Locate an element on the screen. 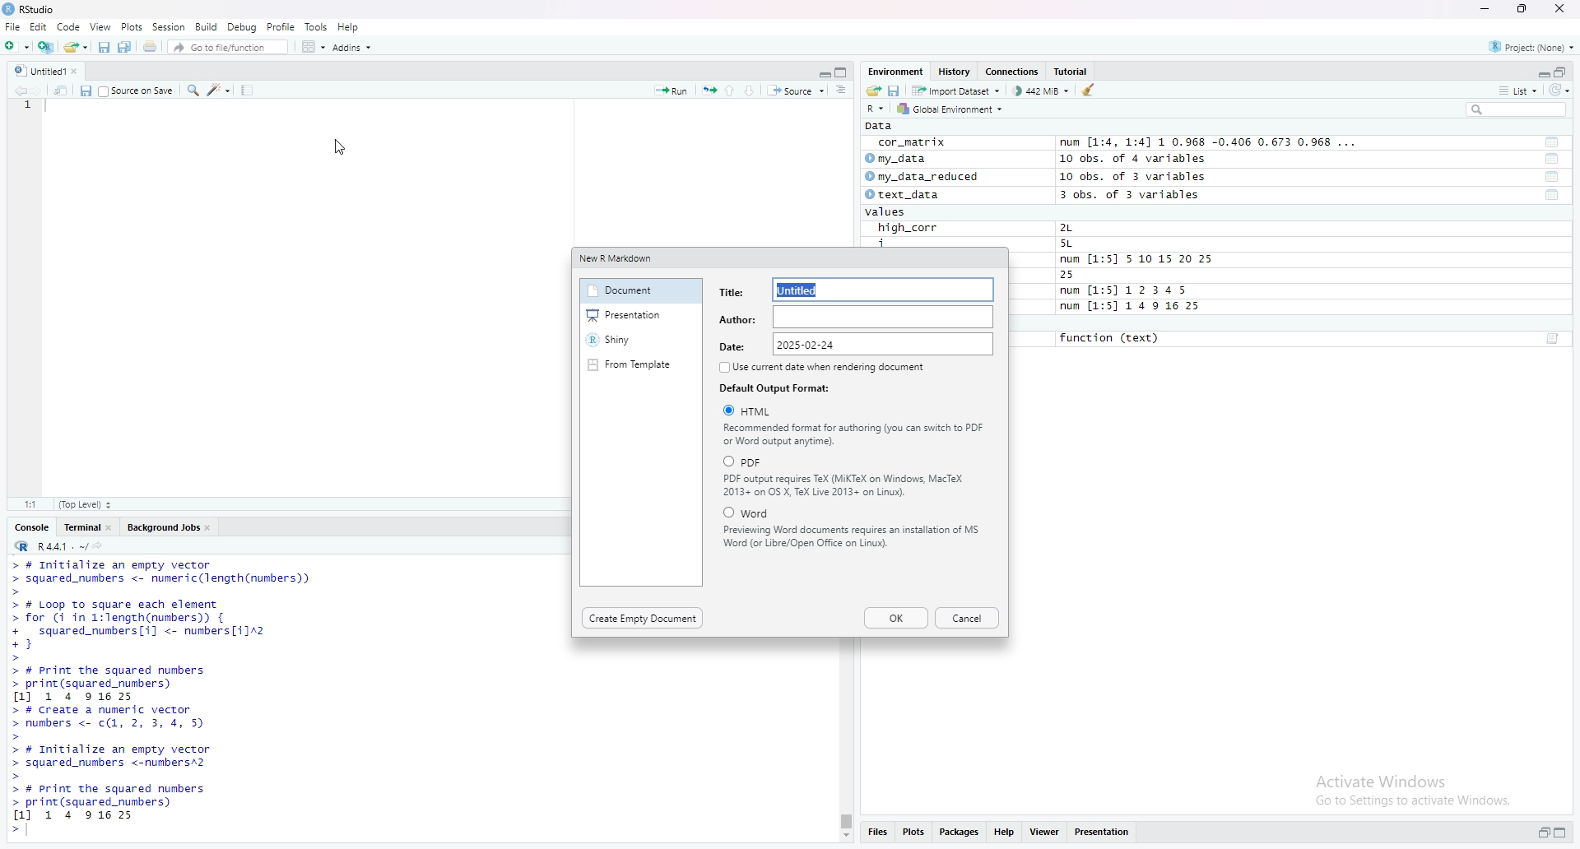 The height and width of the screenshot is (849, 1580). R is located at coordinates (871, 109).